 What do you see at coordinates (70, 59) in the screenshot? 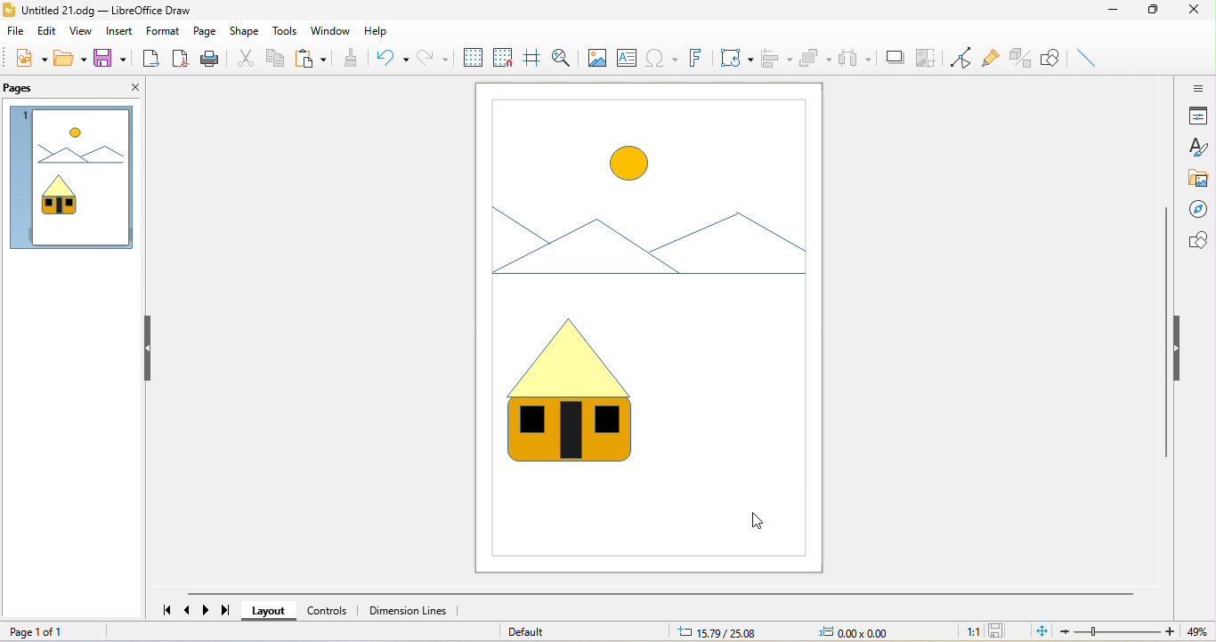
I see `open` at bounding box center [70, 59].